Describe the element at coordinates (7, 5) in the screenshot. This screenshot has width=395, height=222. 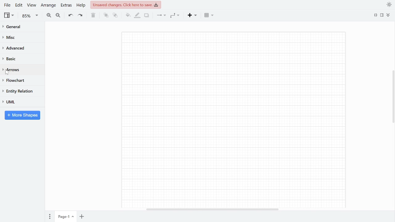
I see `File` at that location.